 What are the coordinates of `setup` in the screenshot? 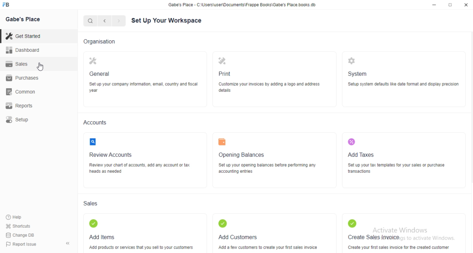 It's located at (17, 119).